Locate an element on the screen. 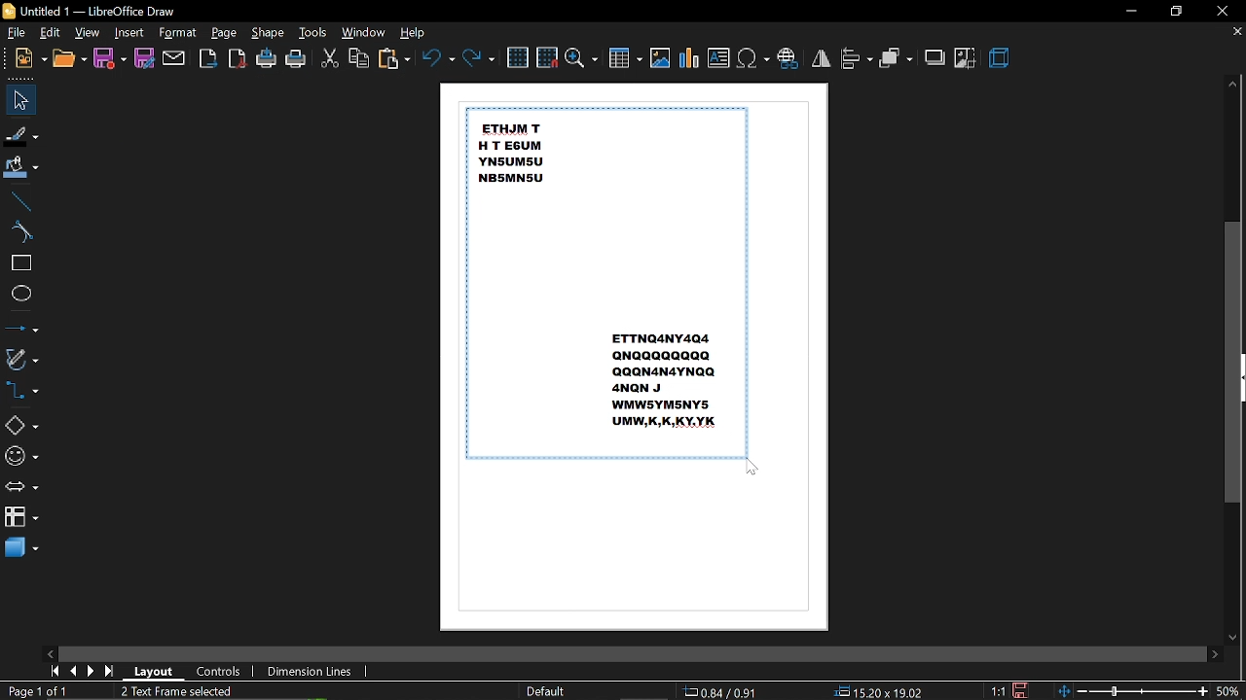 The image size is (1246, 700). redo is located at coordinates (480, 58).